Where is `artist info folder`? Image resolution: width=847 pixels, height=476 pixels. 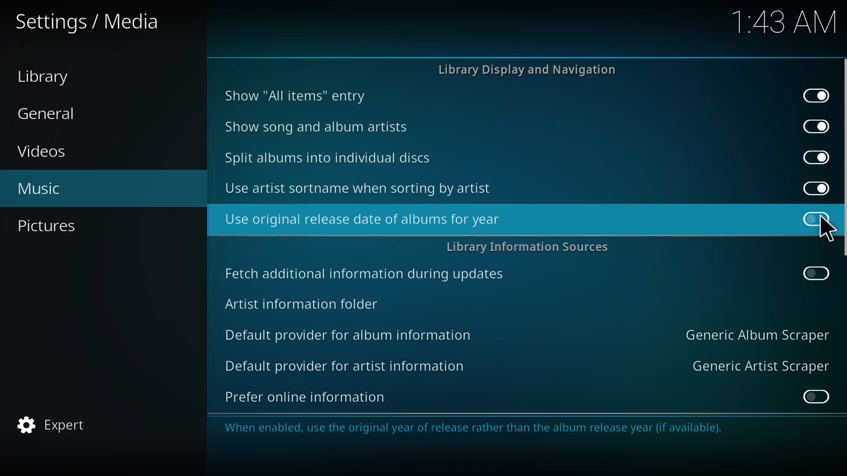 artist info folder is located at coordinates (302, 303).